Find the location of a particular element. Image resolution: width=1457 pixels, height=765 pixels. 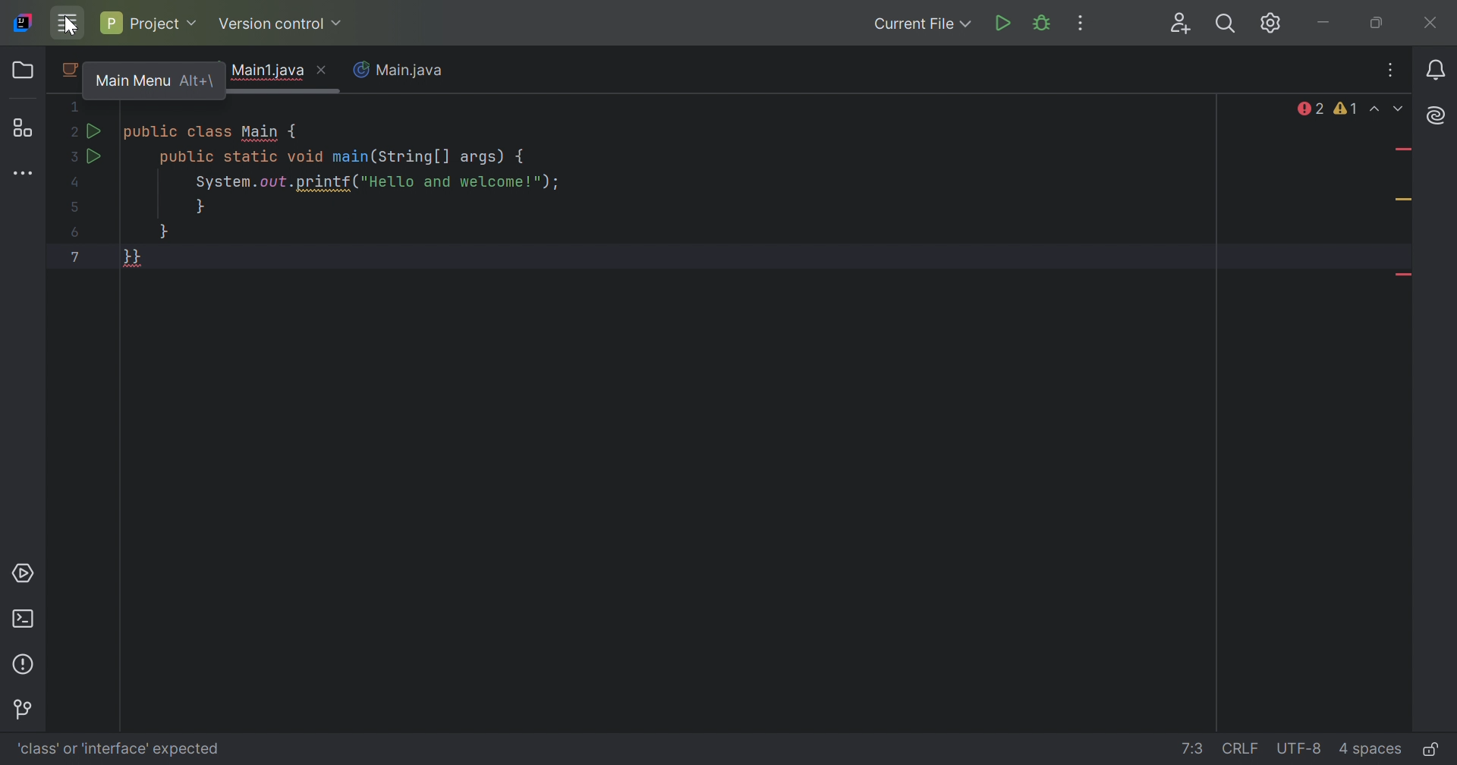

Version control is located at coordinates (27, 710).